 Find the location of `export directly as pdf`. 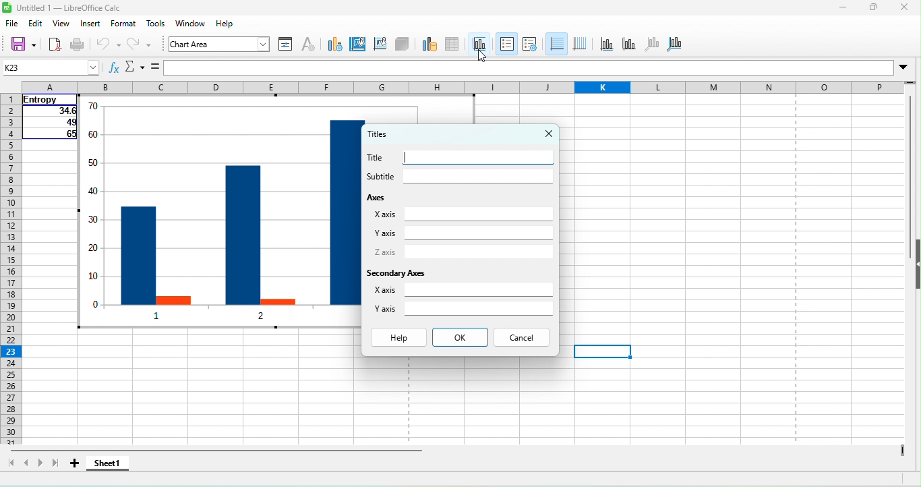

export directly as pdf is located at coordinates (55, 44).